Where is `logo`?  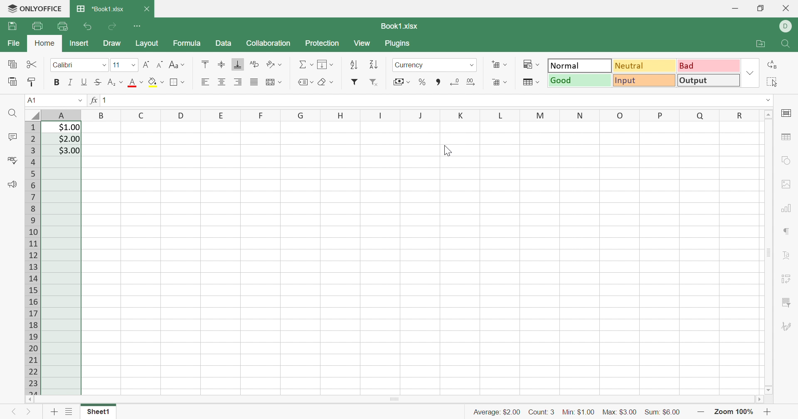
logo is located at coordinates (10, 9).